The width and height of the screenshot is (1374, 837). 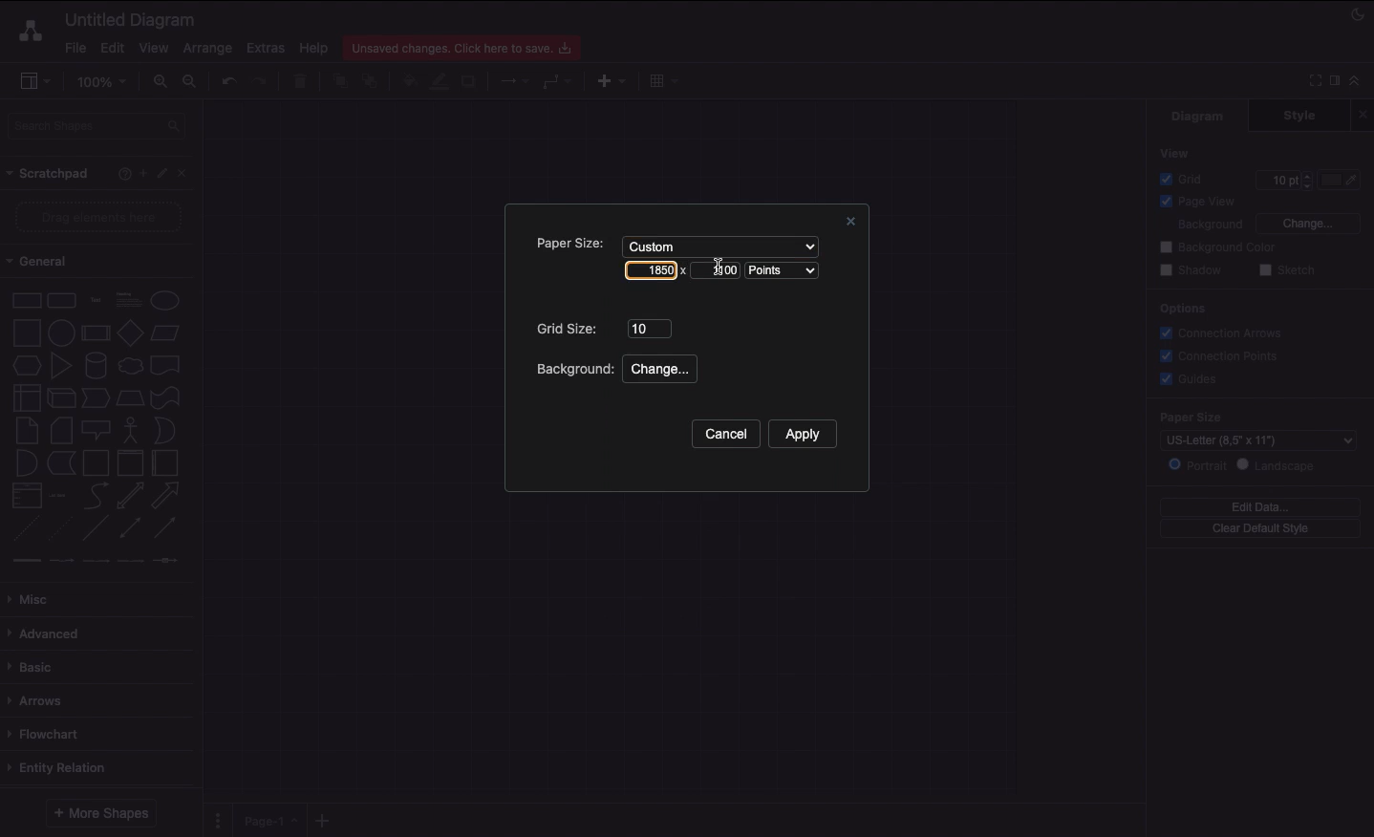 I want to click on Color, so click(x=1342, y=180).